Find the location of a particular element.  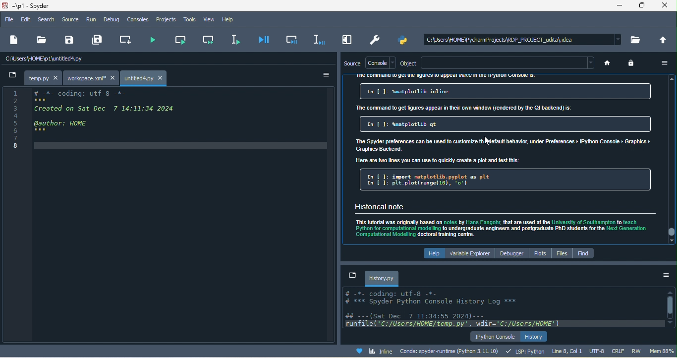

run current cell and go to the next one is located at coordinates (210, 41).